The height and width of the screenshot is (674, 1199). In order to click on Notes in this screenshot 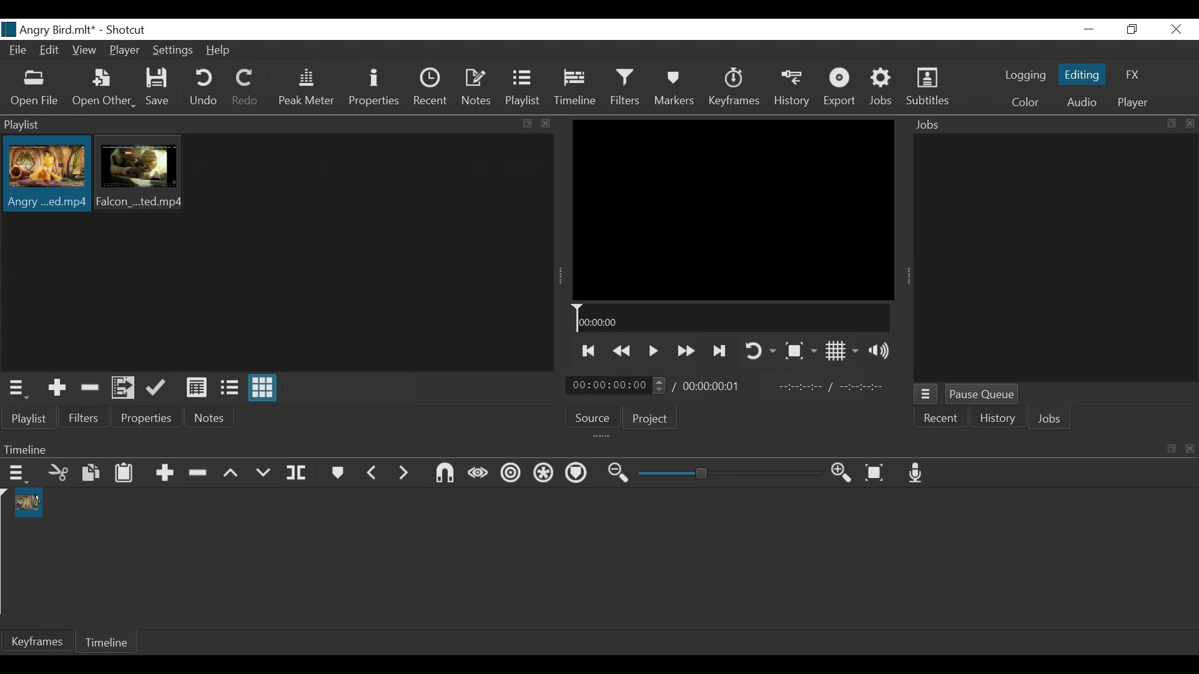, I will do `click(476, 89)`.